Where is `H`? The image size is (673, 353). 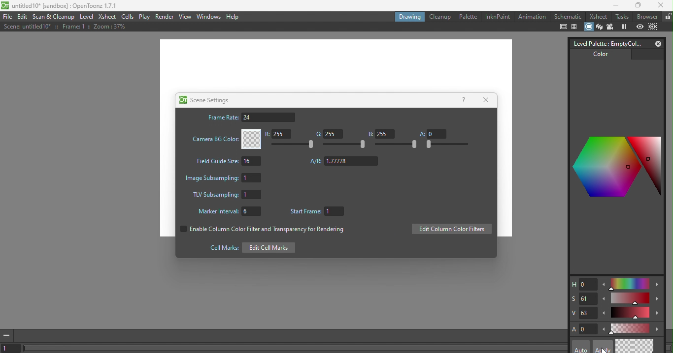 H is located at coordinates (583, 285).